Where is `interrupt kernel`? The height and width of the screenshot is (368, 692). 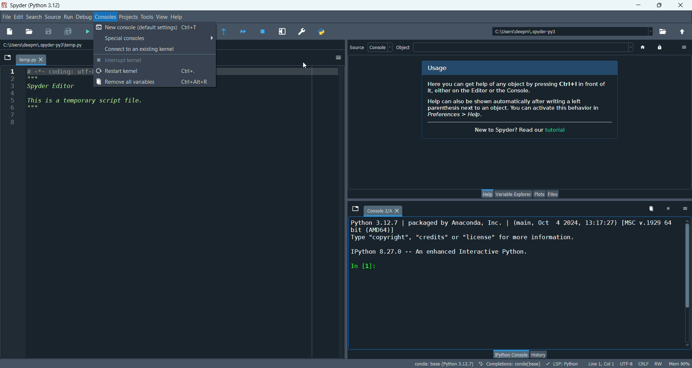
interrupt kernel is located at coordinates (155, 60).